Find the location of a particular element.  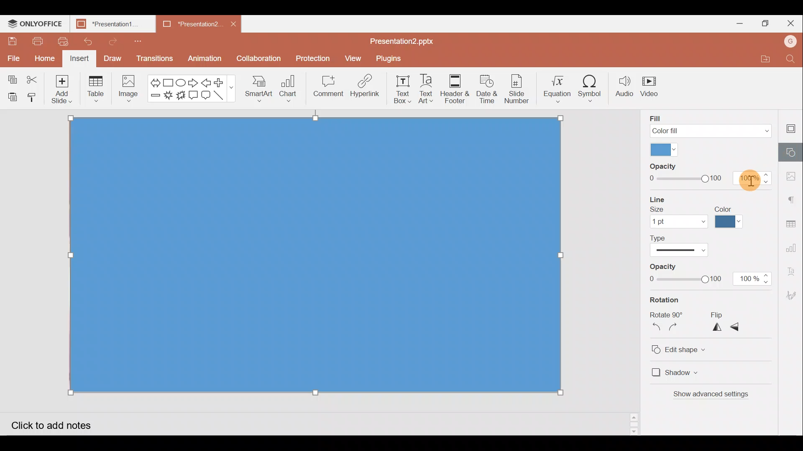

Maximize is located at coordinates (765, 23).